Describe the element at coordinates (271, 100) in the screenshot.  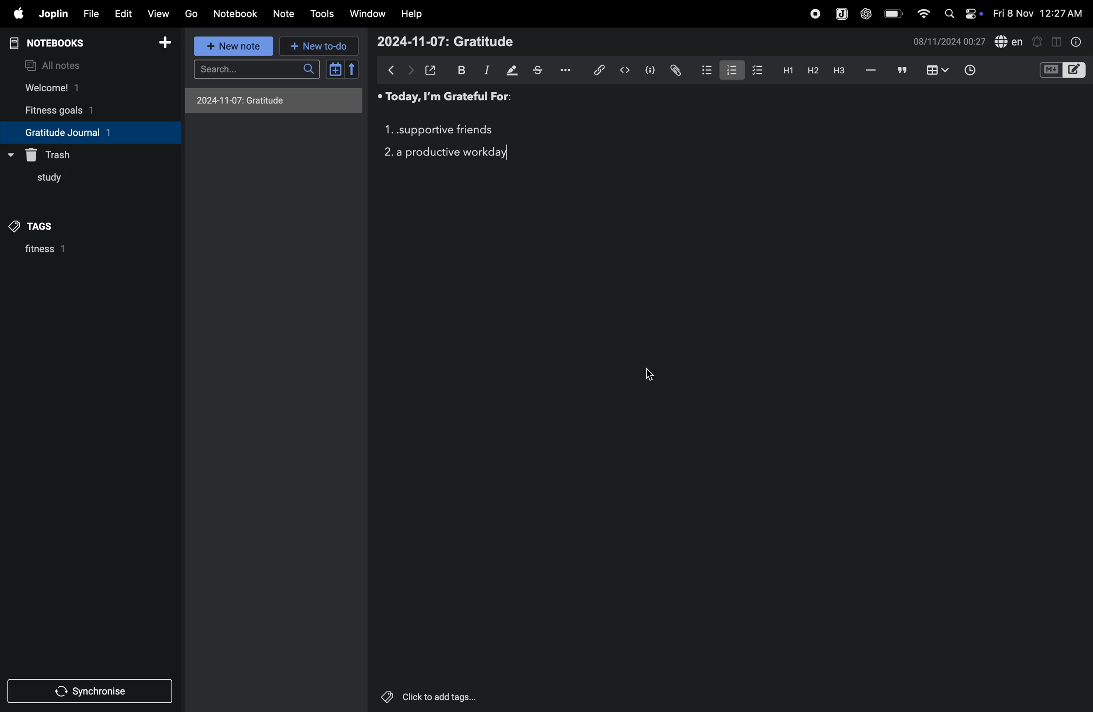
I see `2024-11-07: Gratitude` at that location.